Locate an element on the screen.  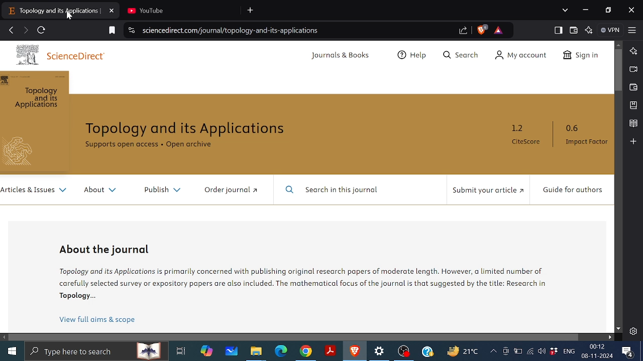
Leo is located at coordinates (634, 50).